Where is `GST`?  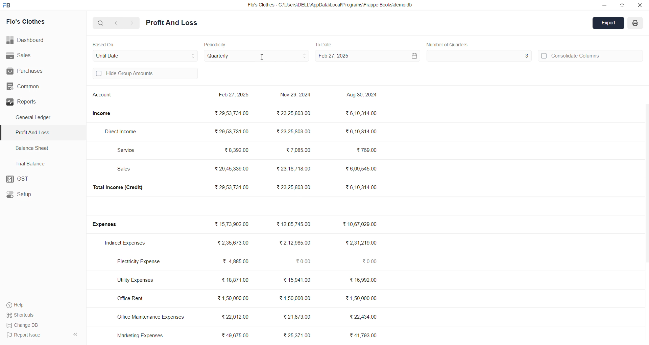
GST is located at coordinates (42, 179).